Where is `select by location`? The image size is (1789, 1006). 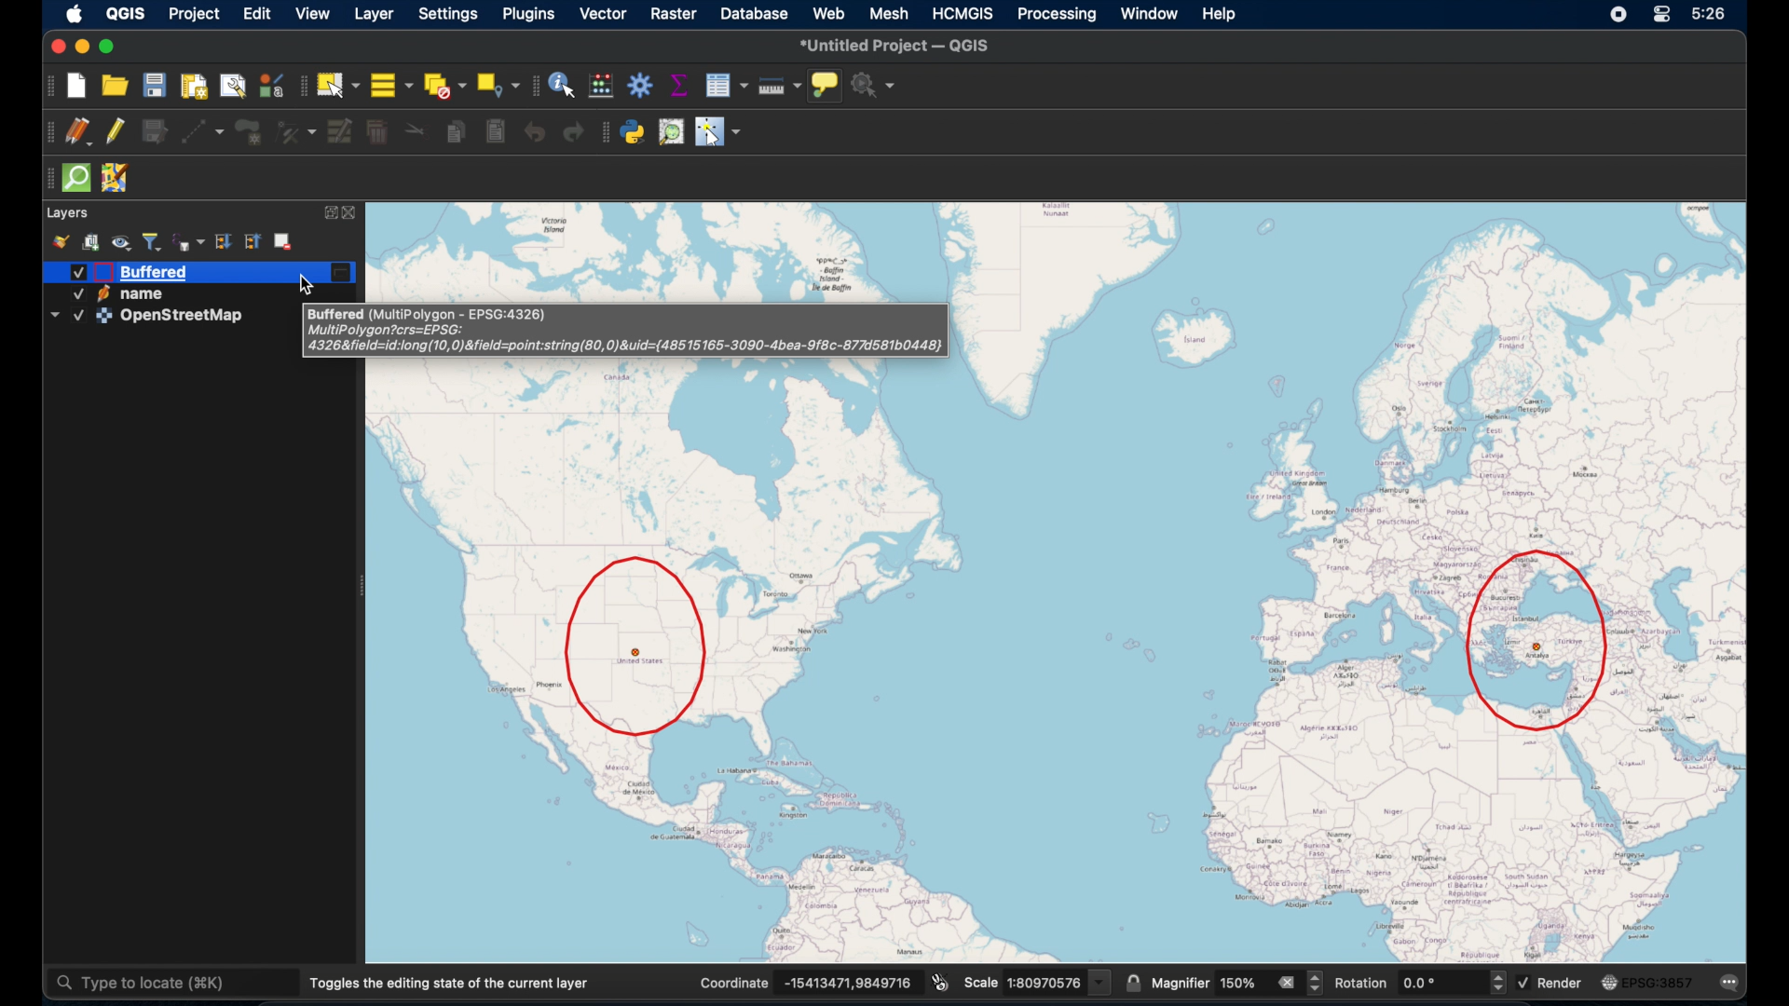 select by location is located at coordinates (498, 82).